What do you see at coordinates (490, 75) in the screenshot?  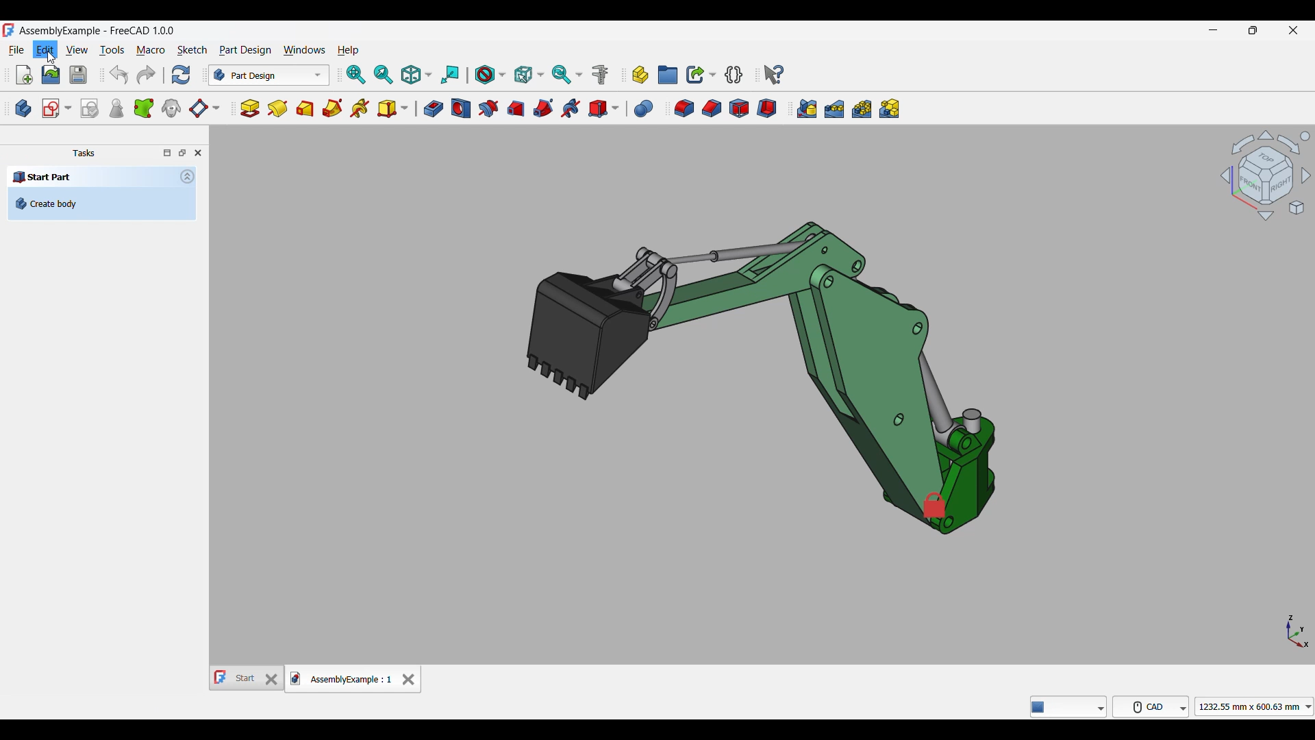 I see `Draw style` at bounding box center [490, 75].